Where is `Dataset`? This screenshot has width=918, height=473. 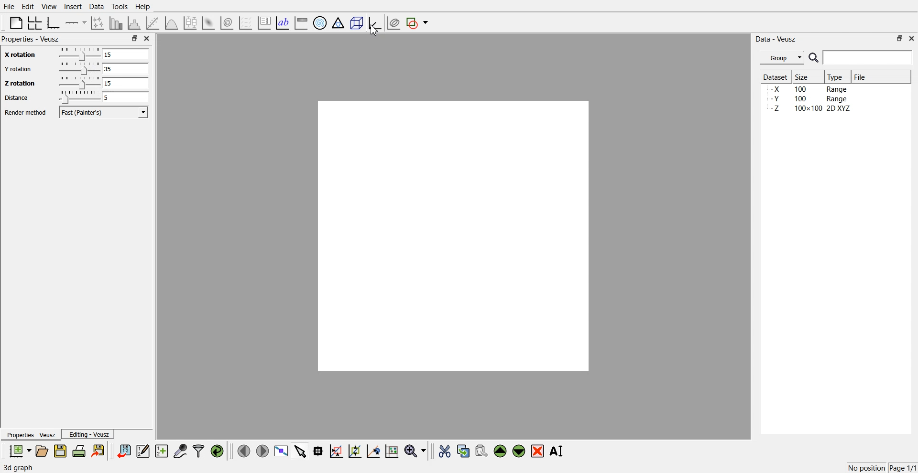 Dataset is located at coordinates (776, 76).